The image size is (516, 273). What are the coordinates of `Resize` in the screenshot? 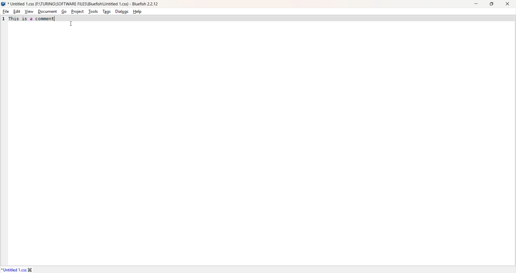 It's located at (492, 5).